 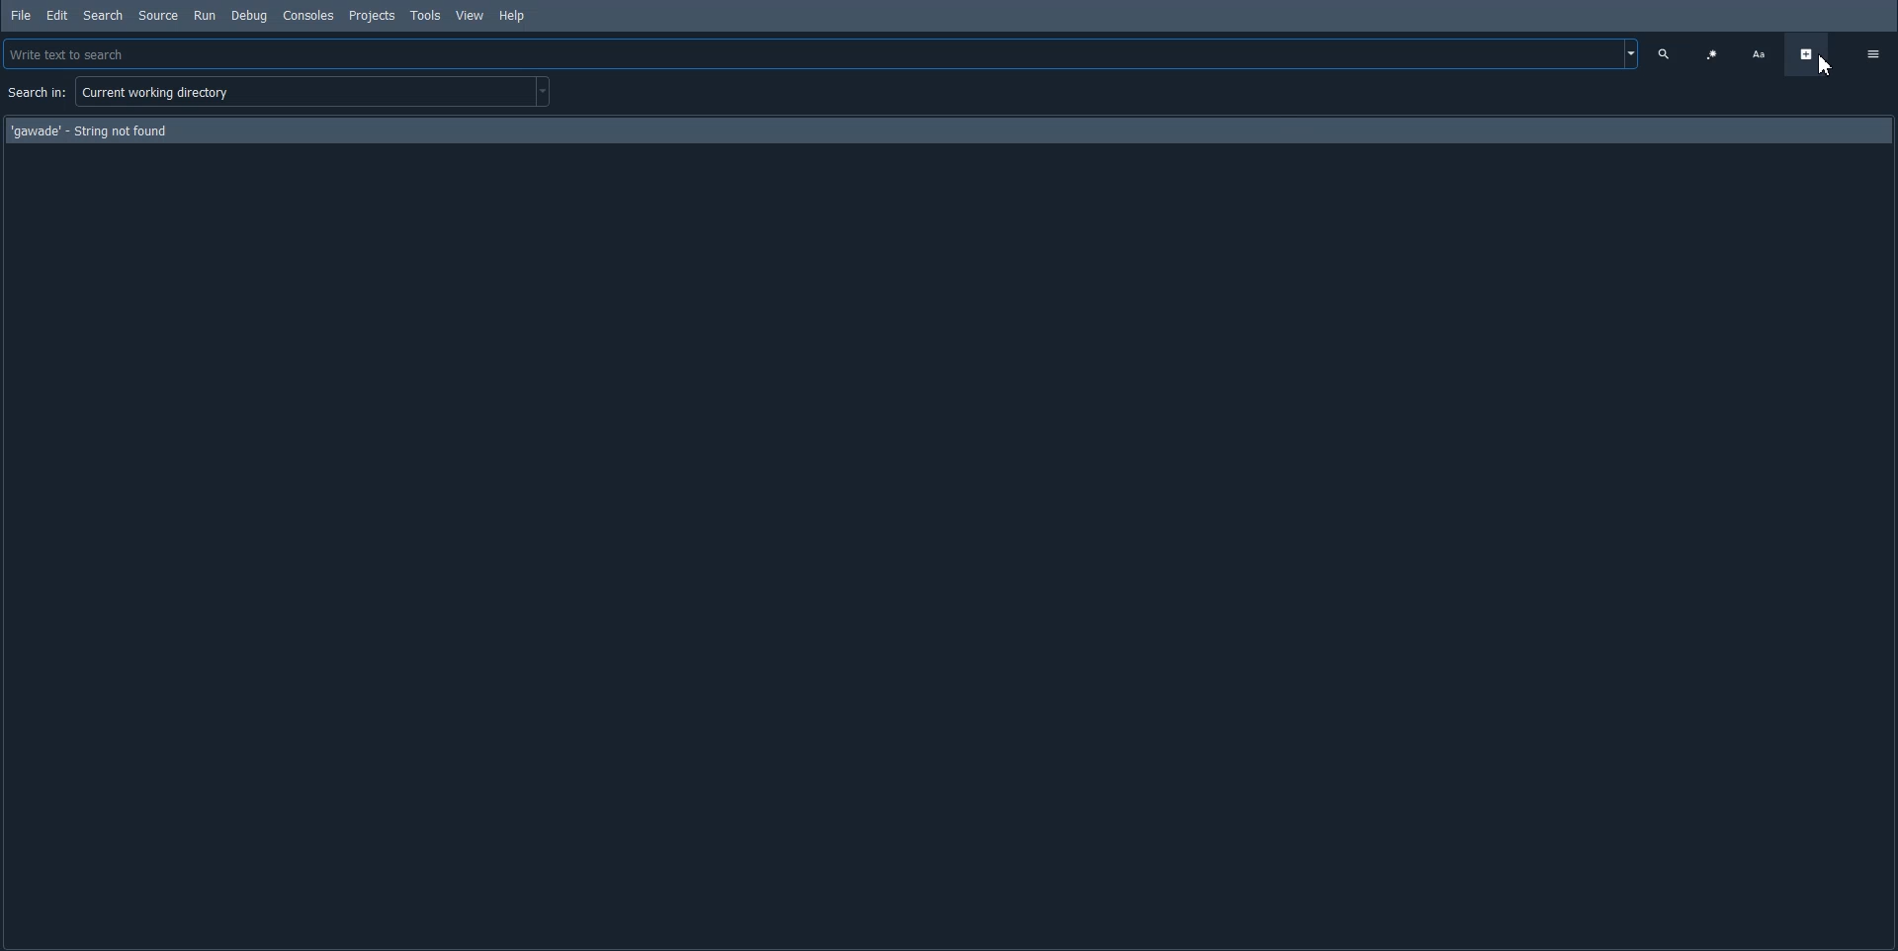 What do you see at coordinates (56, 14) in the screenshot?
I see `Edit` at bounding box center [56, 14].